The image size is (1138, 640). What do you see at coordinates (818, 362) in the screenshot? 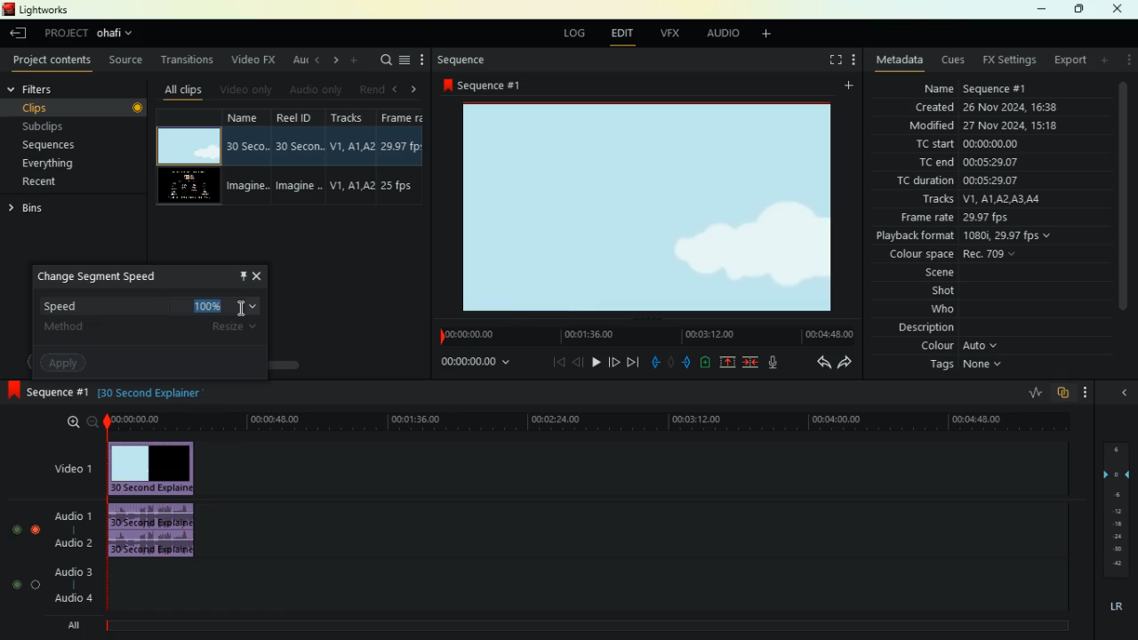
I see `back` at bounding box center [818, 362].